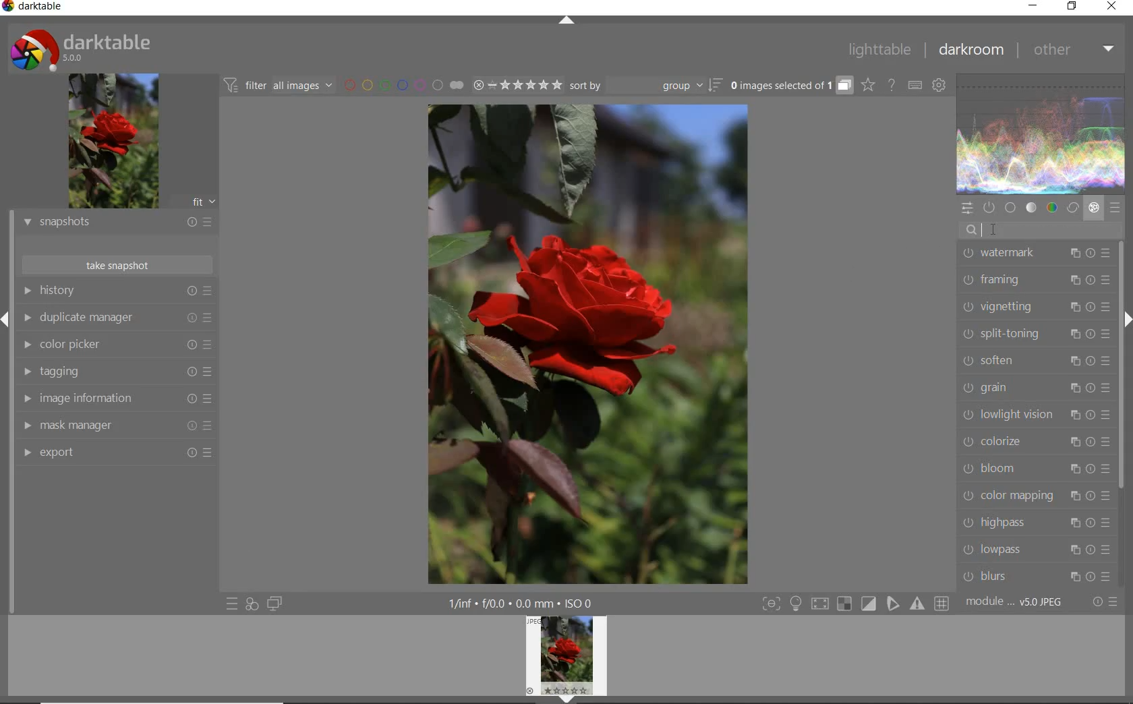 The height and width of the screenshot is (704, 1133). I want to click on effect, so click(1093, 208).